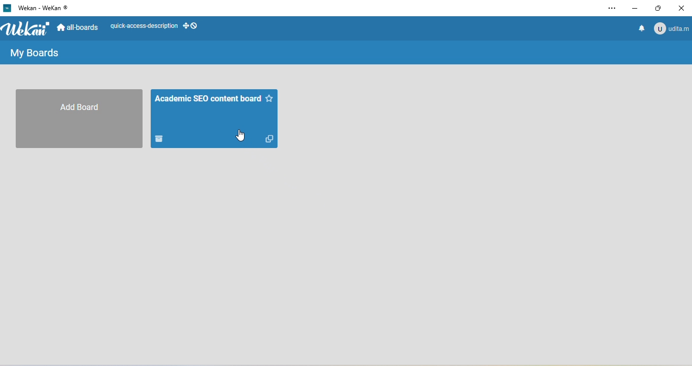  Describe the element at coordinates (269, 98) in the screenshot. I see `star this board` at that location.